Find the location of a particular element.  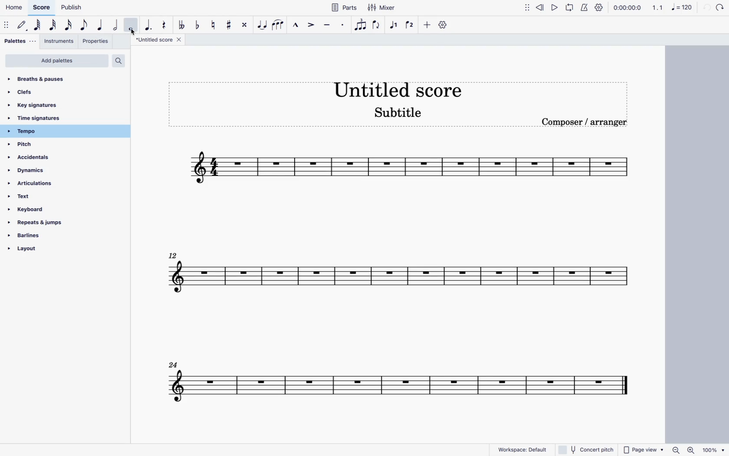

publish is located at coordinates (72, 7).